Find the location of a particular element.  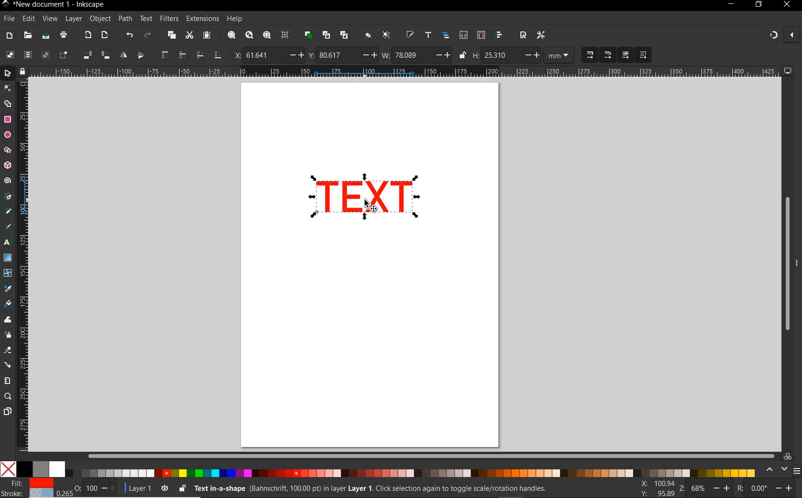

lock/unlock to change width or height is located at coordinates (462, 55).